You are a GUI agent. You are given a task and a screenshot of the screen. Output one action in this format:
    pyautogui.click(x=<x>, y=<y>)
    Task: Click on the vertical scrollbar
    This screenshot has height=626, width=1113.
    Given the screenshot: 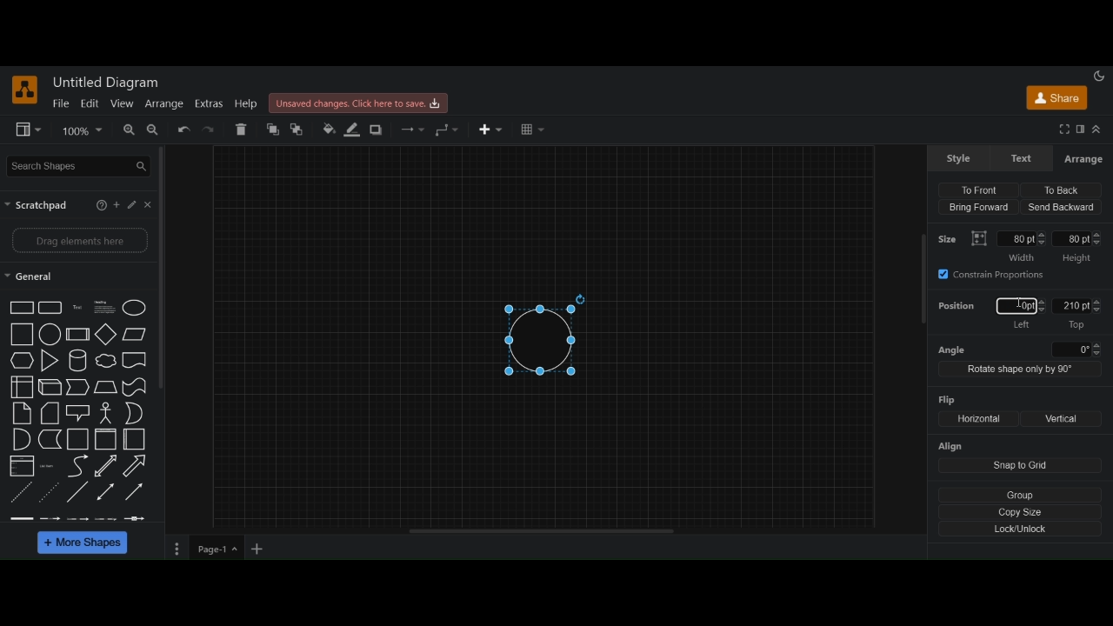 What is the action you would take?
    pyautogui.click(x=920, y=277)
    